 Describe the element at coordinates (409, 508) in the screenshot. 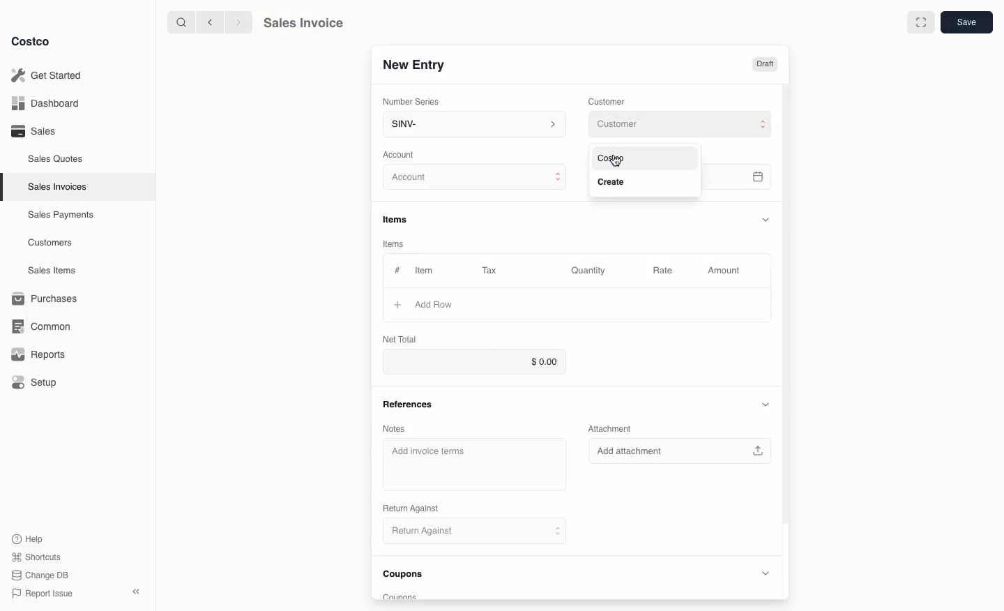

I see `‘Return Against` at that location.